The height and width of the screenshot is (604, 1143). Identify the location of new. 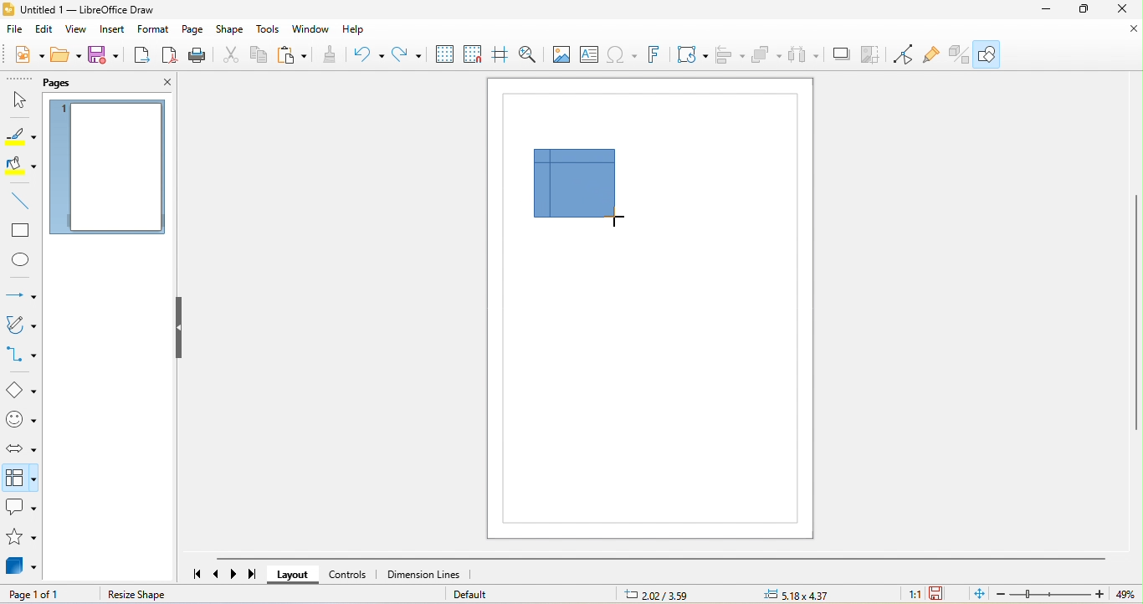
(29, 54).